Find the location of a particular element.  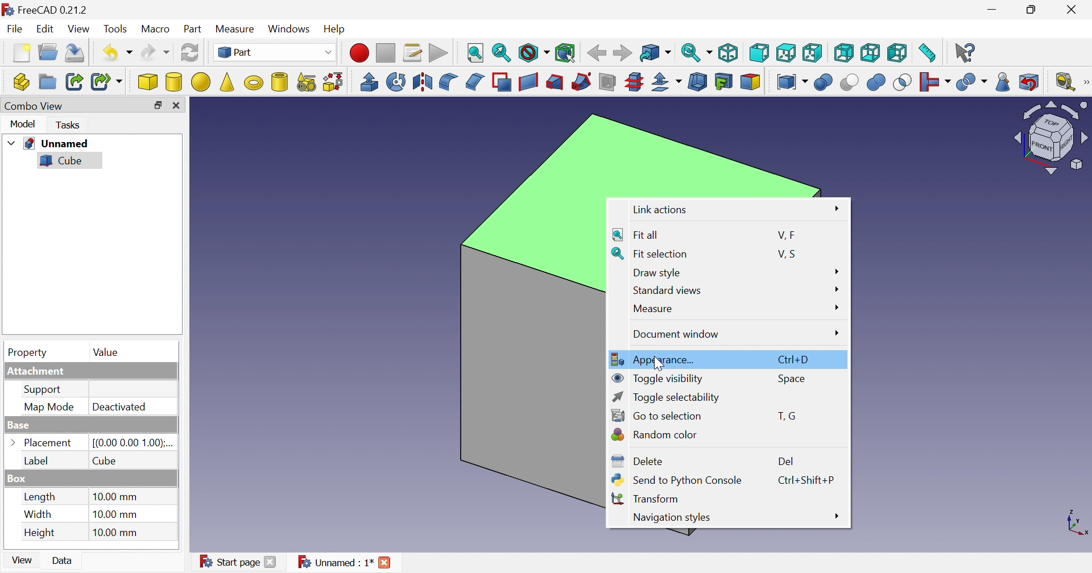

More is located at coordinates (835, 334).